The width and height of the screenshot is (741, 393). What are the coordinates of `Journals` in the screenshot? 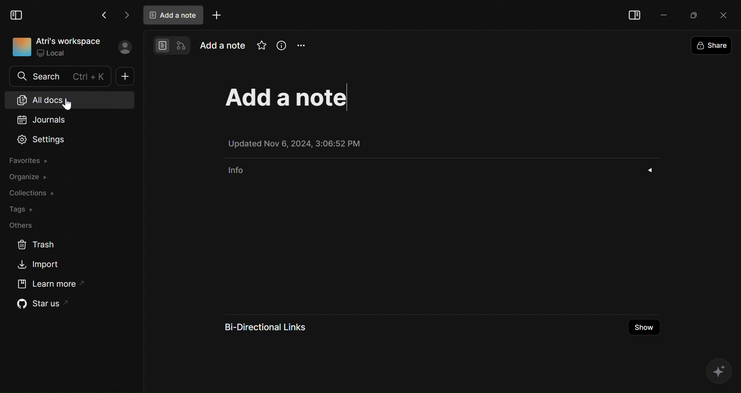 It's located at (51, 119).